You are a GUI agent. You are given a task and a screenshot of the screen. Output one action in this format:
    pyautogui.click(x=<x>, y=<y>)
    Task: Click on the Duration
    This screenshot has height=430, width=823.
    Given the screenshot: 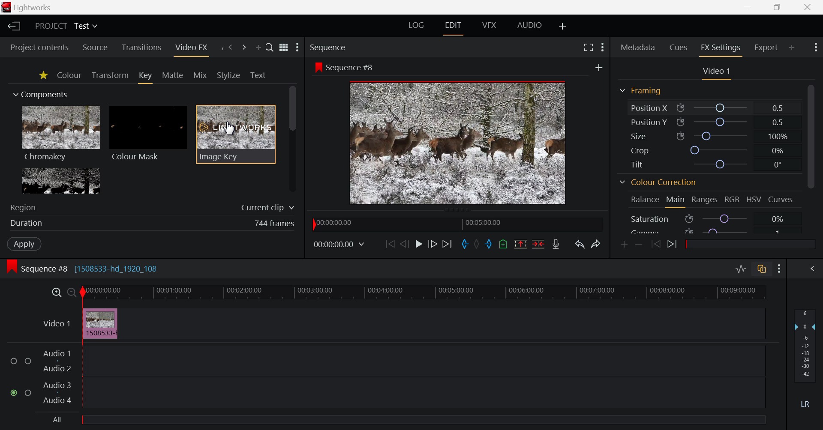 What is the action you would take?
    pyautogui.click(x=27, y=223)
    